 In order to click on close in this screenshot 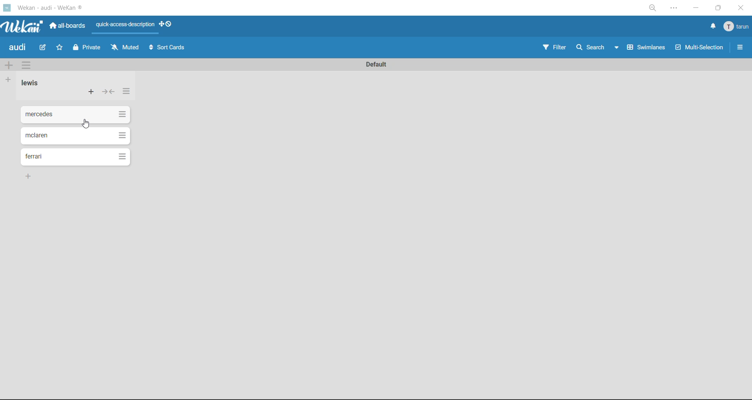, I will do `click(740, 8)`.